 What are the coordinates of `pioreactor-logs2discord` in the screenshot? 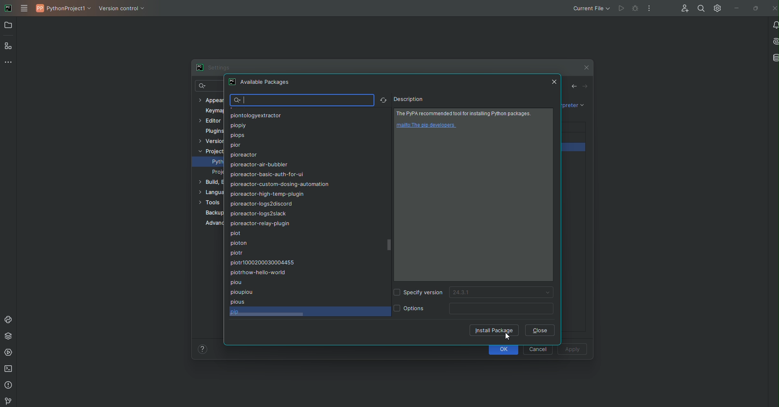 It's located at (262, 204).